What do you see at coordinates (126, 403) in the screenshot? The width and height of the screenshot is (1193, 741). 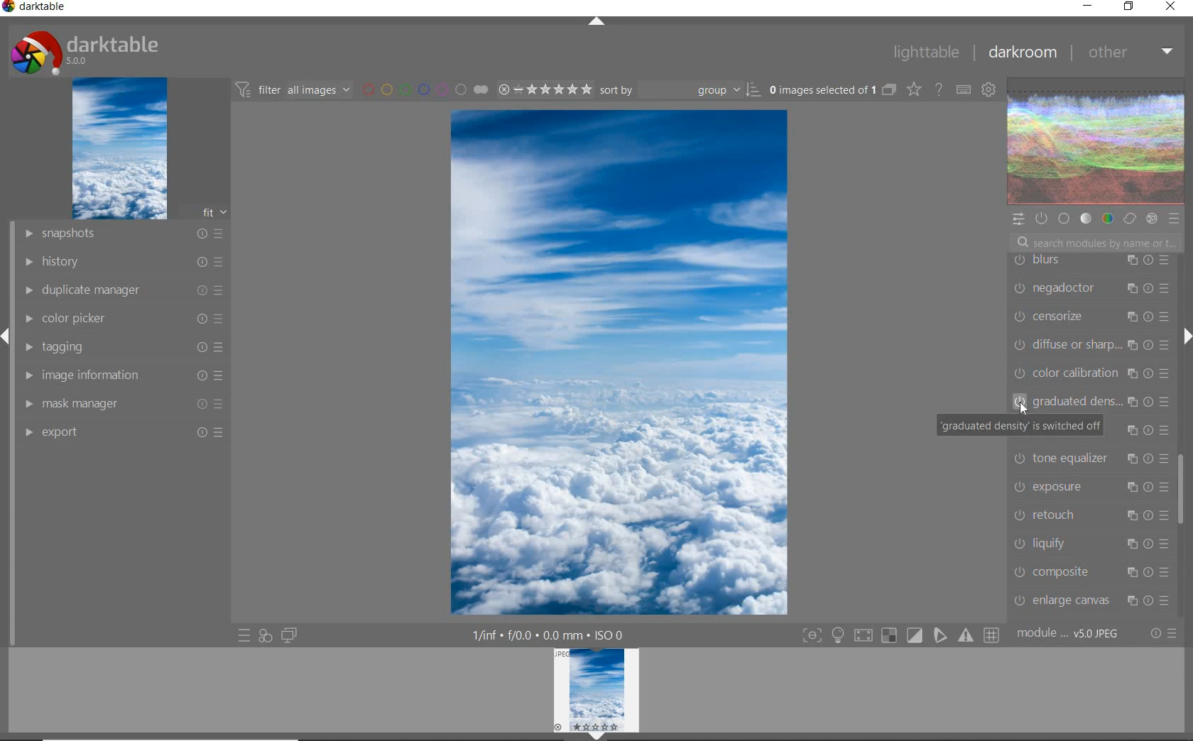 I see `MASK MANAGER` at bounding box center [126, 403].